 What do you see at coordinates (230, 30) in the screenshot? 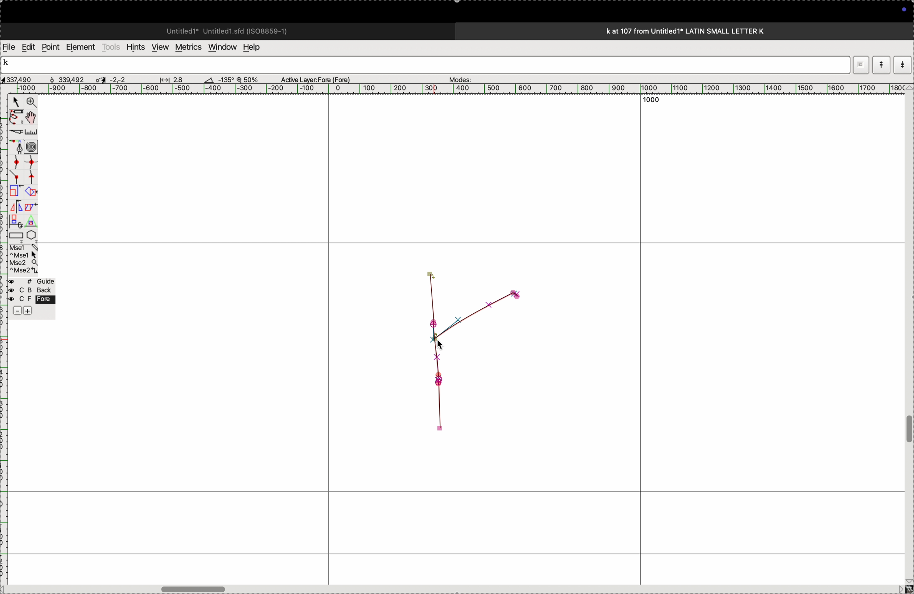
I see `untitled std` at bounding box center [230, 30].